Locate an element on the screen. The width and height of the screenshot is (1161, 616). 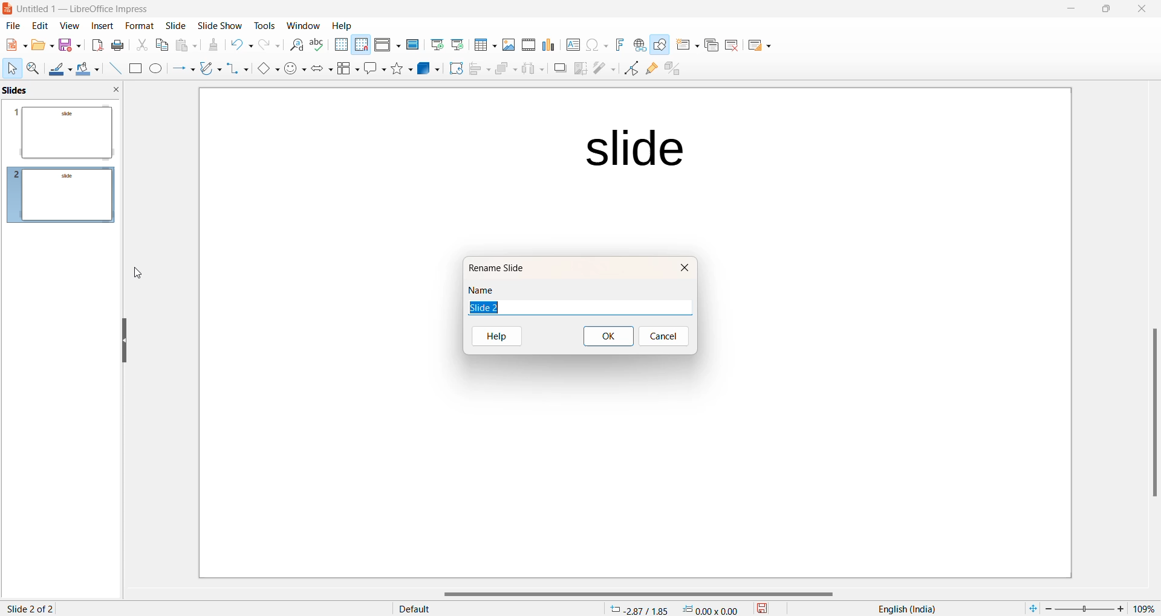
Start from current slide is located at coordinates (457, 46).